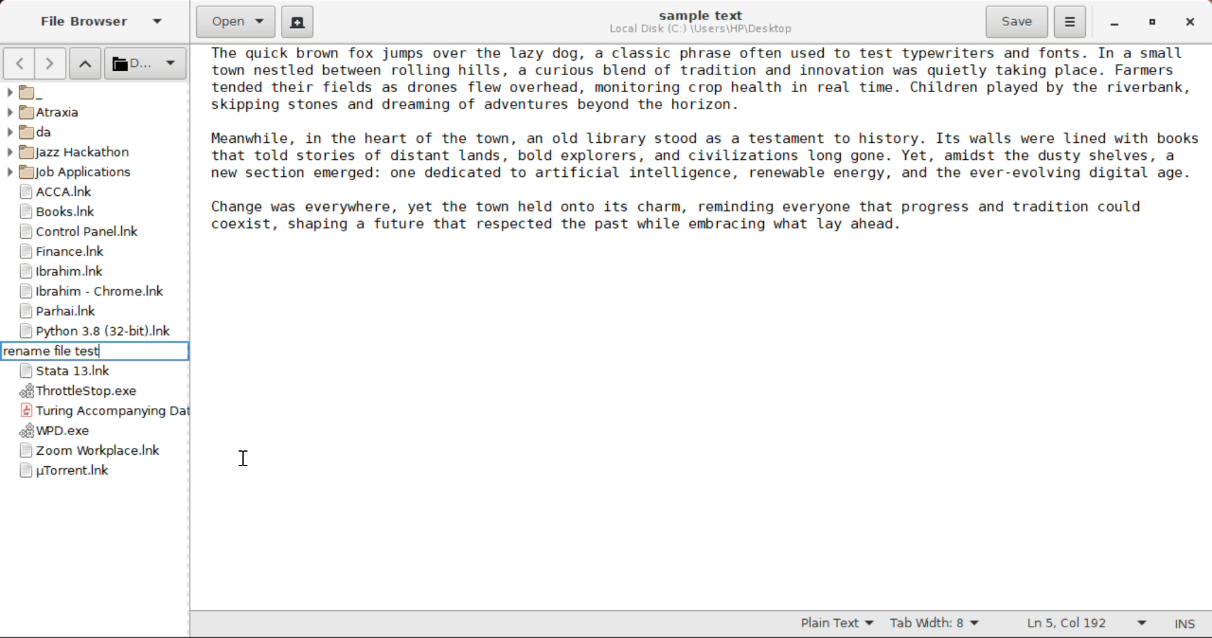 Image resolution: width=1212 pixels, height=638 pixels. Describe the element at coordinates (95, 130) in the screenshot. I see `da Folder` at that location.